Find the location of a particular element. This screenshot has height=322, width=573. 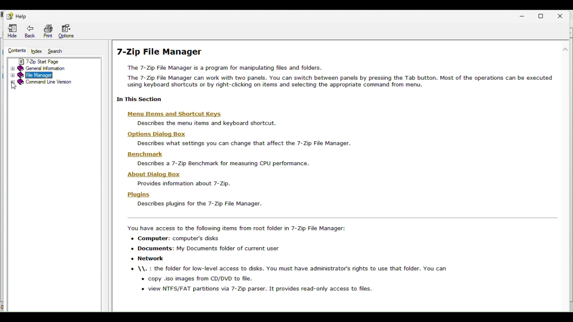

| In This Section is located at coordinates (143, 99).